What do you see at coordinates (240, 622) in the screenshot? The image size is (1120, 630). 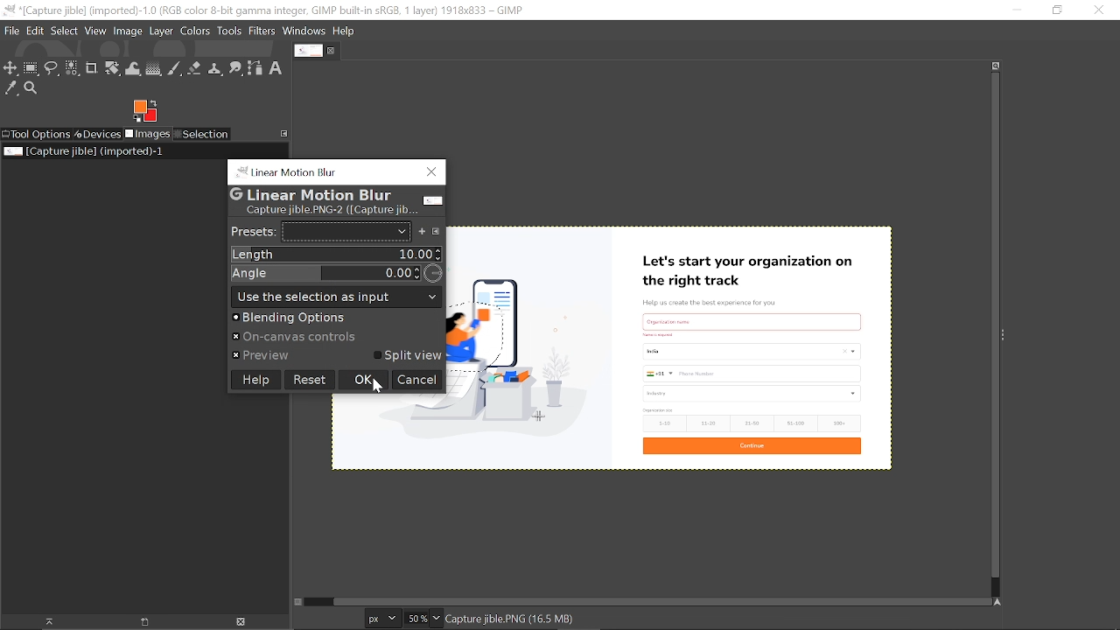 I see `Delete` at bounding box center [240, 622].